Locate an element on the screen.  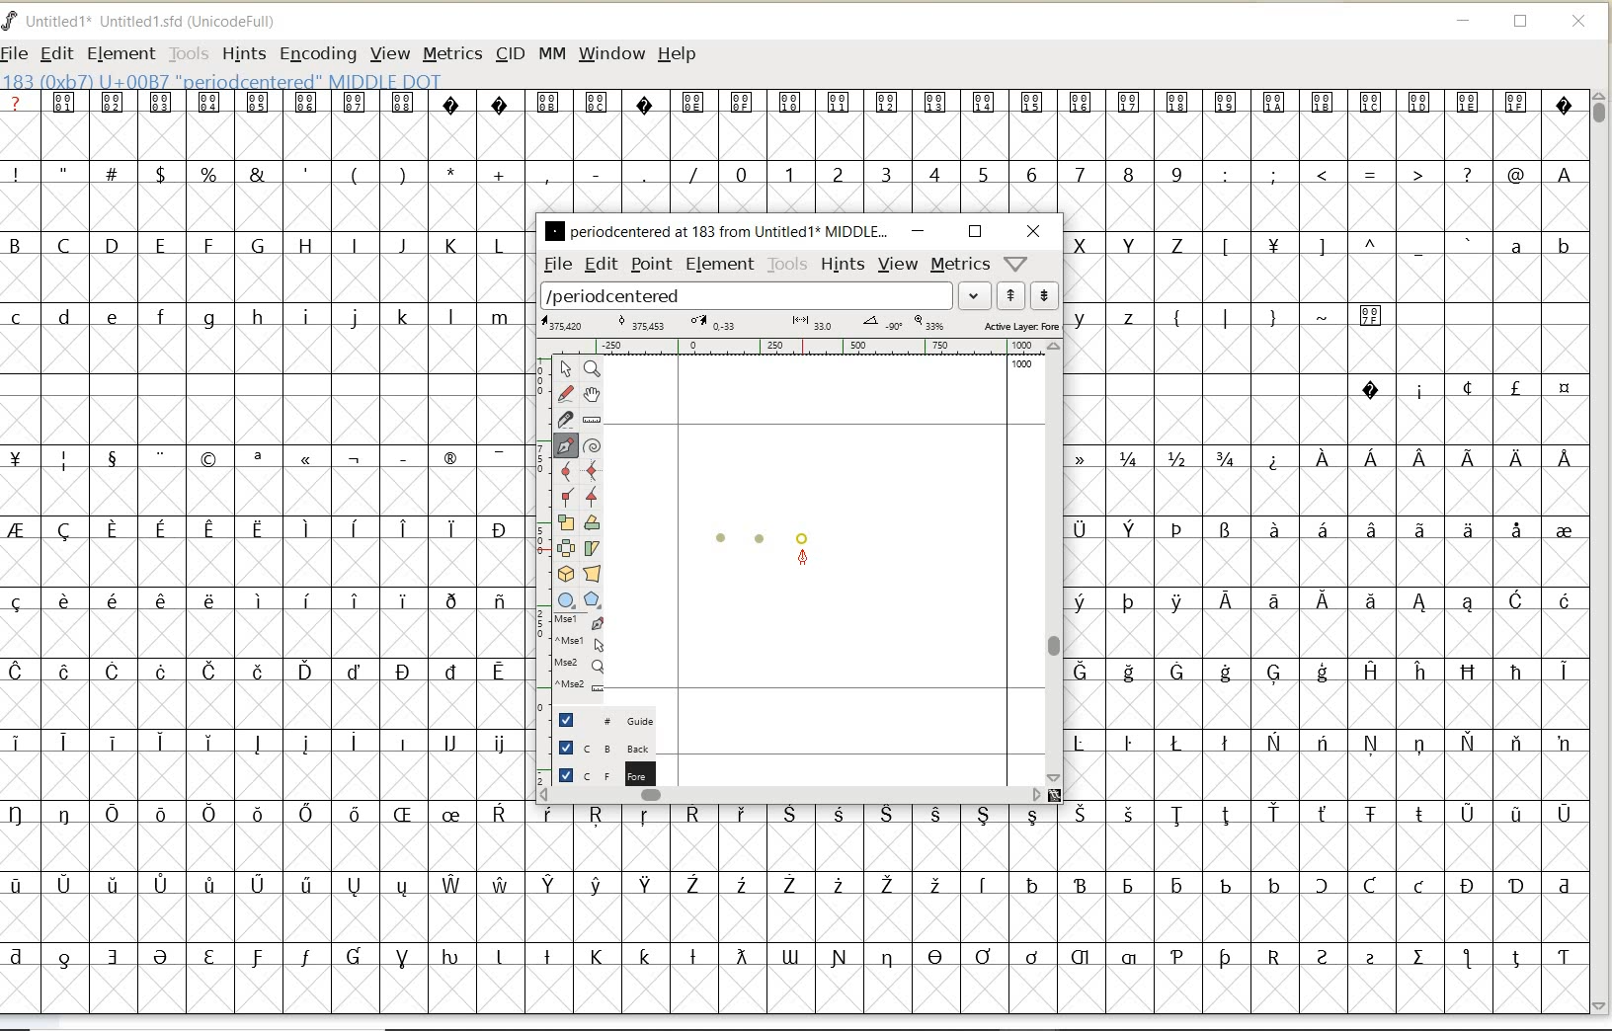
dot is located at coordinates (760, 537).